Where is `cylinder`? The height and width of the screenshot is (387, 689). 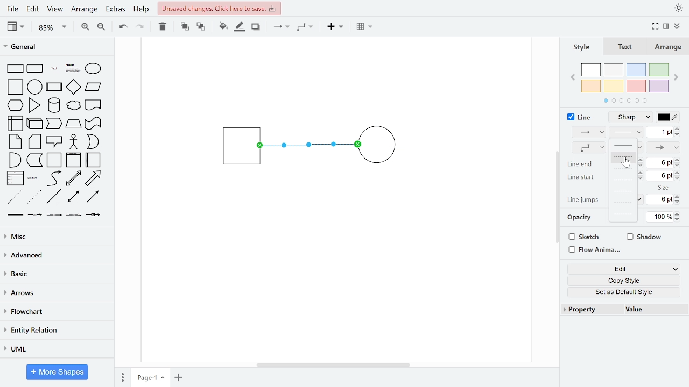
cylinder is located at coordinates (55, 106).